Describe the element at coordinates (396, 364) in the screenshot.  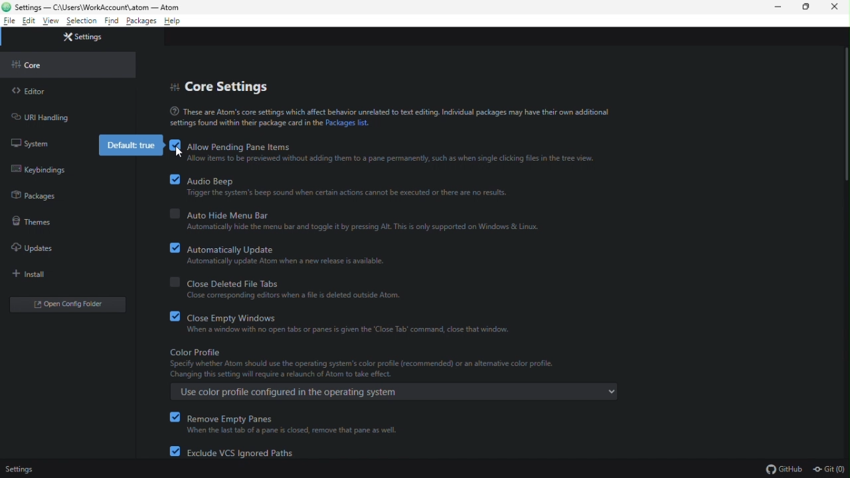
I see `color profile. Specify whether Atom should use the operating system's color profile (recommended) or an alternative profile.  Changing this setting will require a relaunch of Atom to take effect.` at that location.